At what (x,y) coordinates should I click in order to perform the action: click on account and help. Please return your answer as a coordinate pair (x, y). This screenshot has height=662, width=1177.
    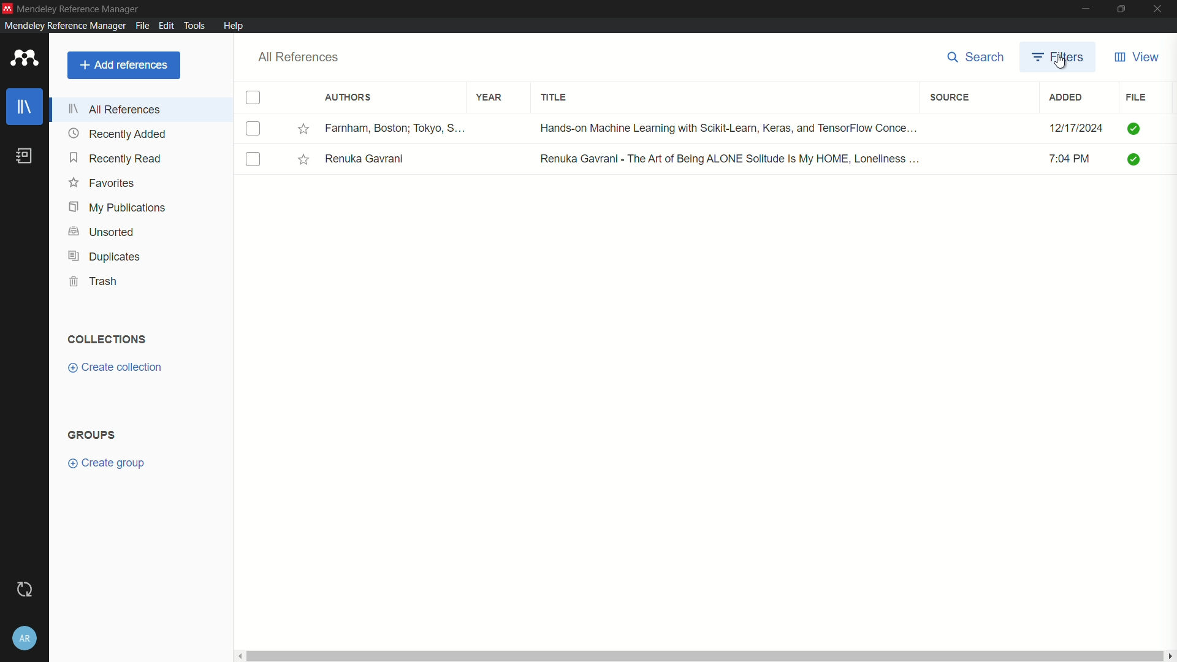
    Looking at the image, I should click on (25, 638).